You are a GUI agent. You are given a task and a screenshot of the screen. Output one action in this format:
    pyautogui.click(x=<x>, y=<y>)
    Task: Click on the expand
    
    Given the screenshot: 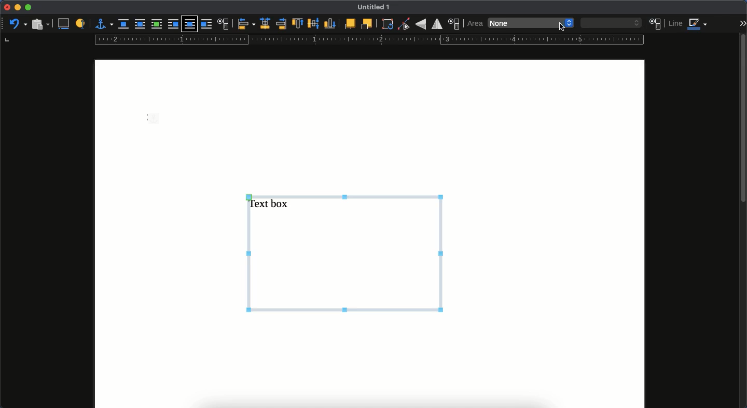 What is the action you would take?
    pyautogui.click(x=742, y=23)
    